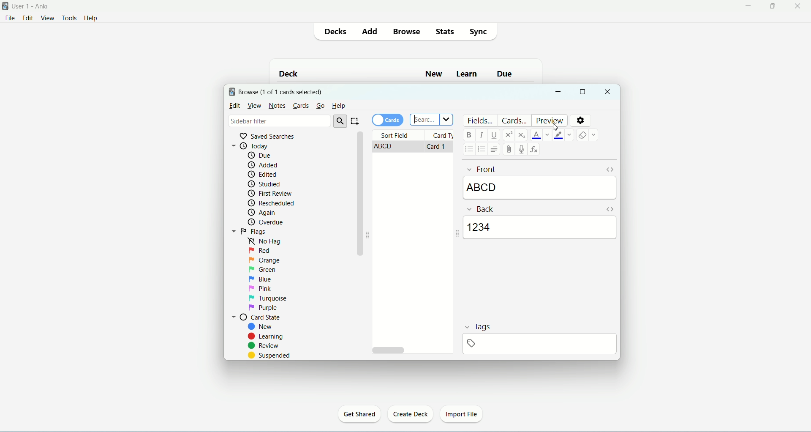  I want to click on flag, so click(250, 232).